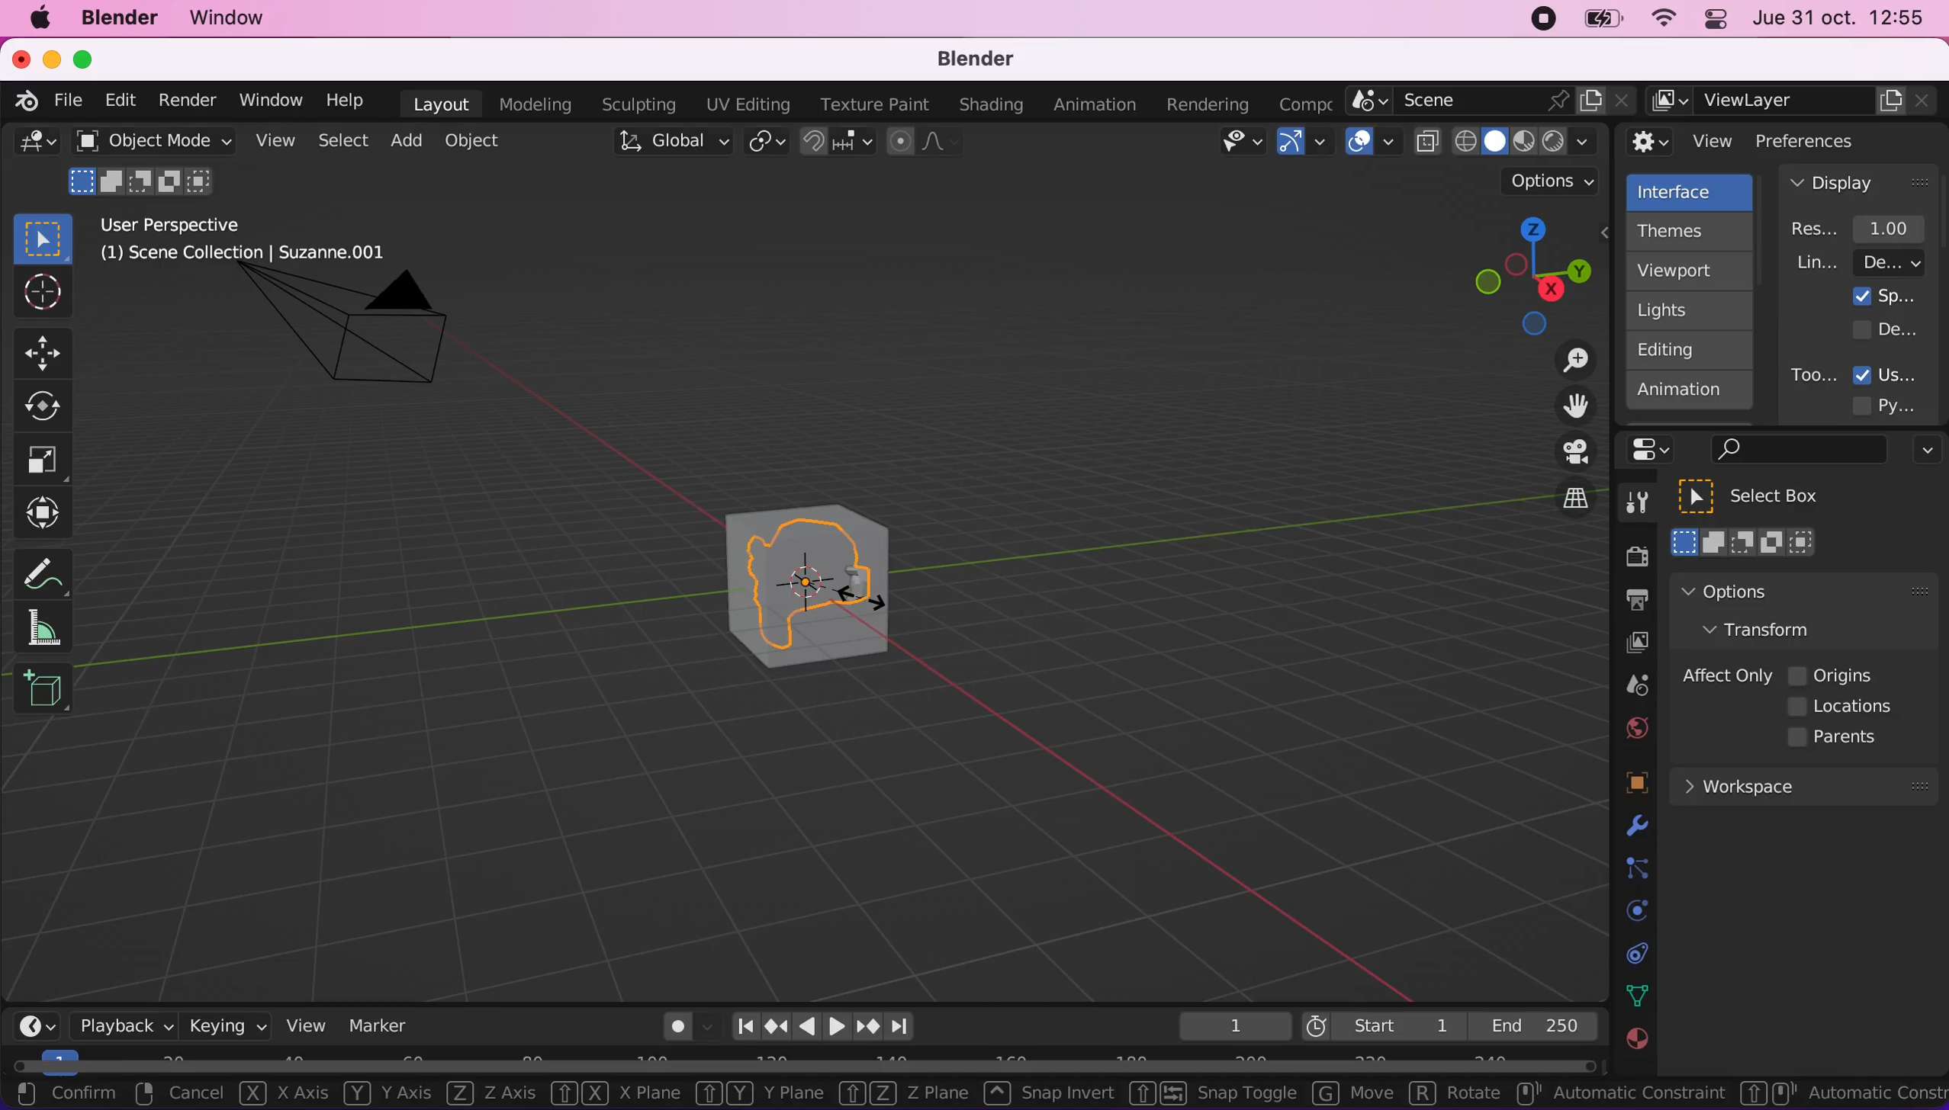 This screenshot has height=1110, width=1949. I want to click on user perspective (1) scene collection | suzzane.001, so click(255, 241).